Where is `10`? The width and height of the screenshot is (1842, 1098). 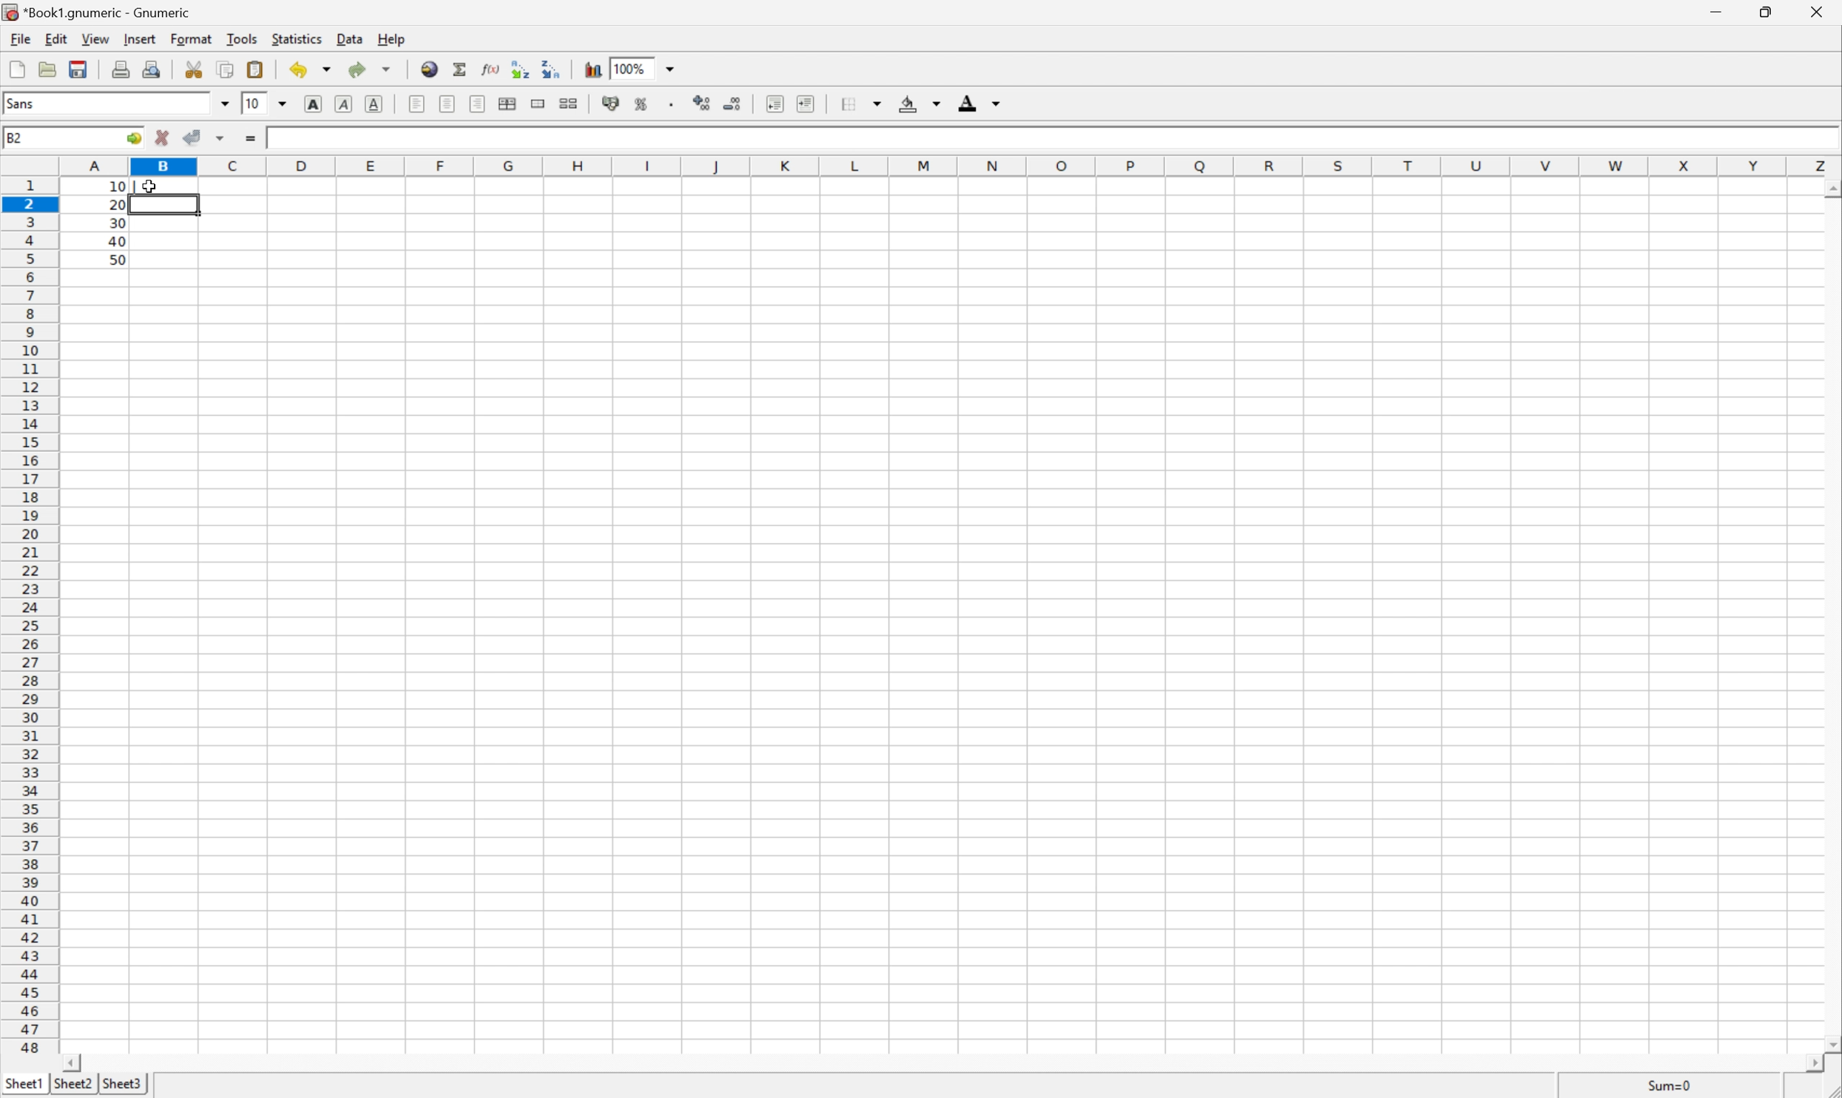 10 is located at coordinates (130, 188).